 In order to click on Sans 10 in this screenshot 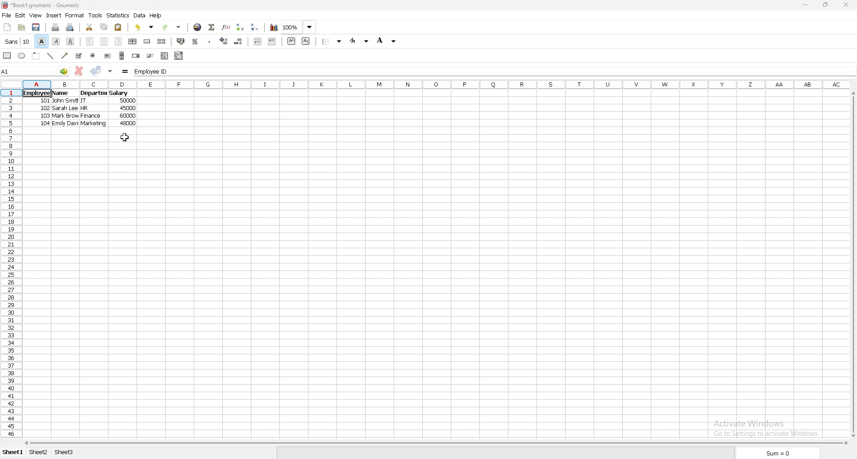, I will do `click(17, 42)`.